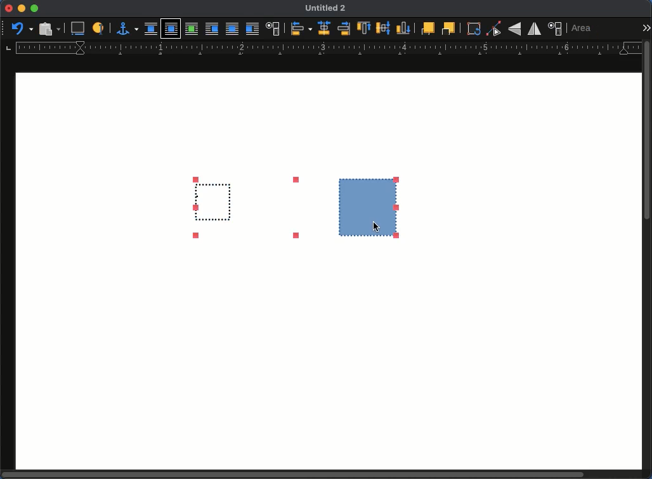 The width and height of the screenshot is (652, 479). Describe the element at coordinates (50, 29) in the screenshot. I see `paste` at that location.